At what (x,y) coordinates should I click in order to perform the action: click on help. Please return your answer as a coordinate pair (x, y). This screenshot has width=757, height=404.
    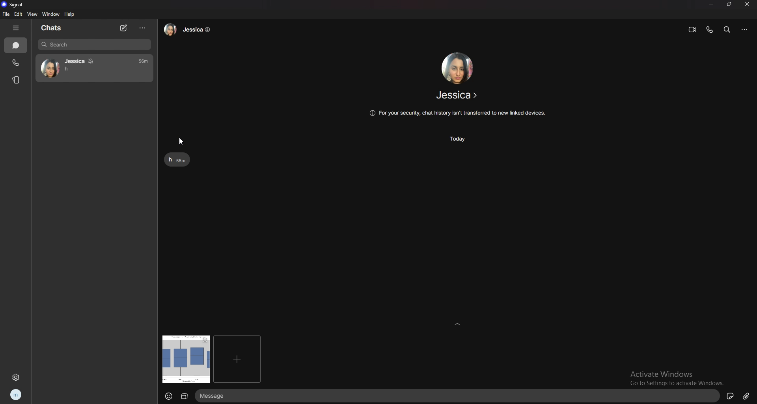
    Looking at the image, I should click on (69, 14).